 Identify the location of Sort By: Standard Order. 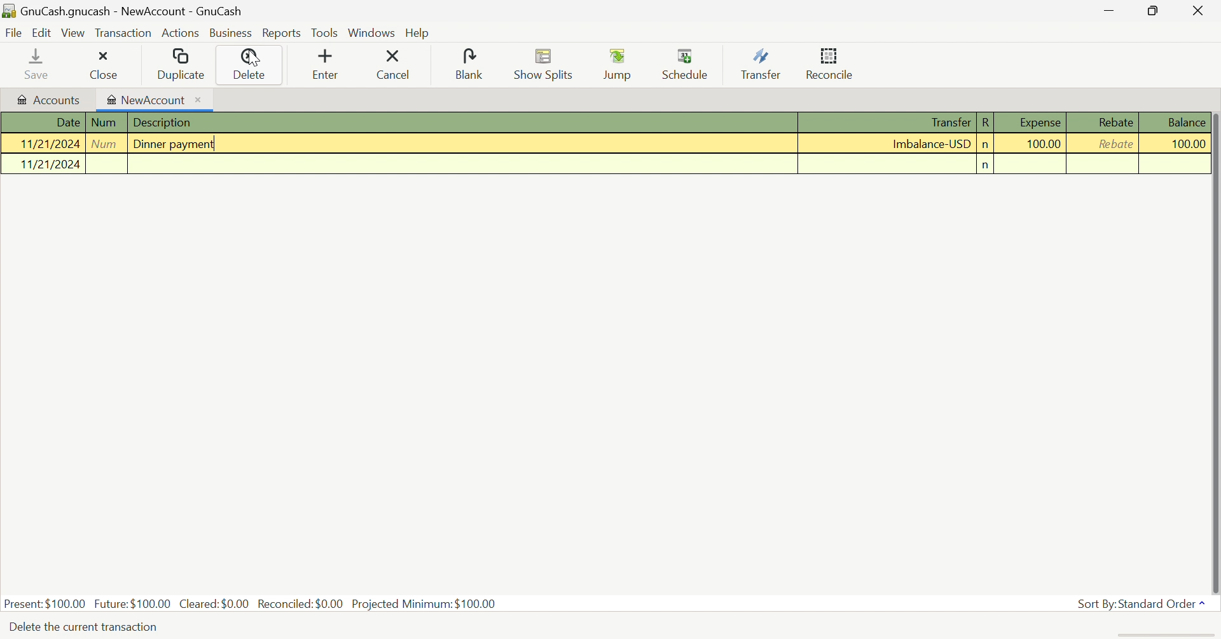
(1140, 603).